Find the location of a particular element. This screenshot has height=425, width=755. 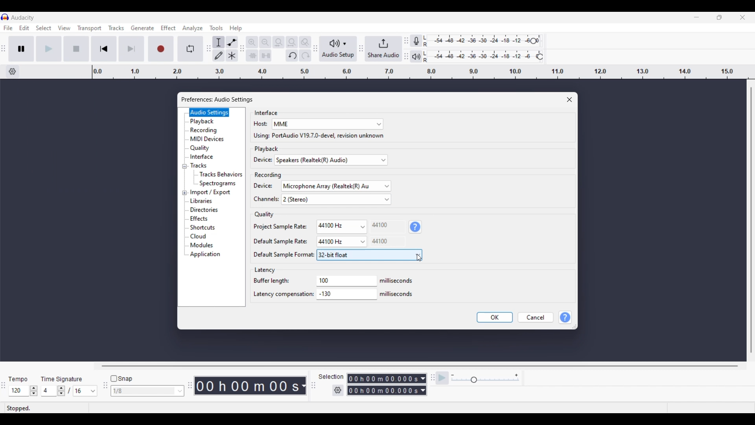

Stop is located at coordinates (77, 49).